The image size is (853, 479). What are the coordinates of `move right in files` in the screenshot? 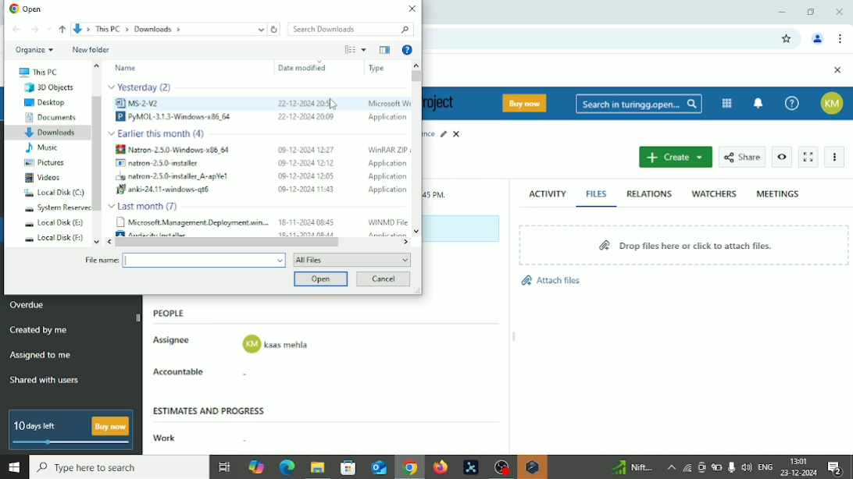 It's located at (404, 242).